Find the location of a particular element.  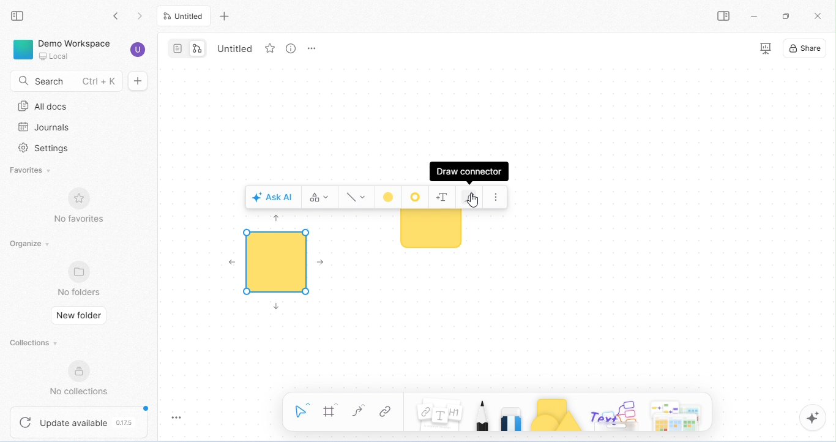

favorites is located at coordinates (29, 172).